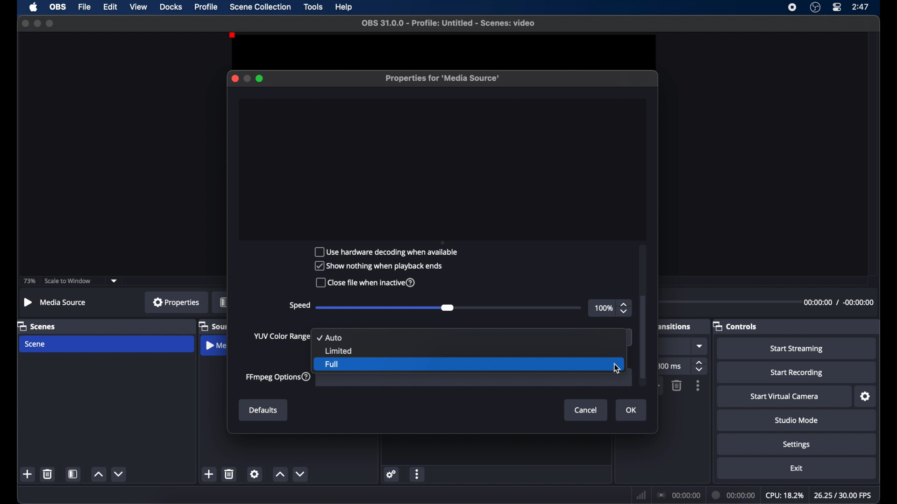 The image size is (897, 504). Describe the element at coordinates (85, 7) in the screenshot. I see `file` at that location.